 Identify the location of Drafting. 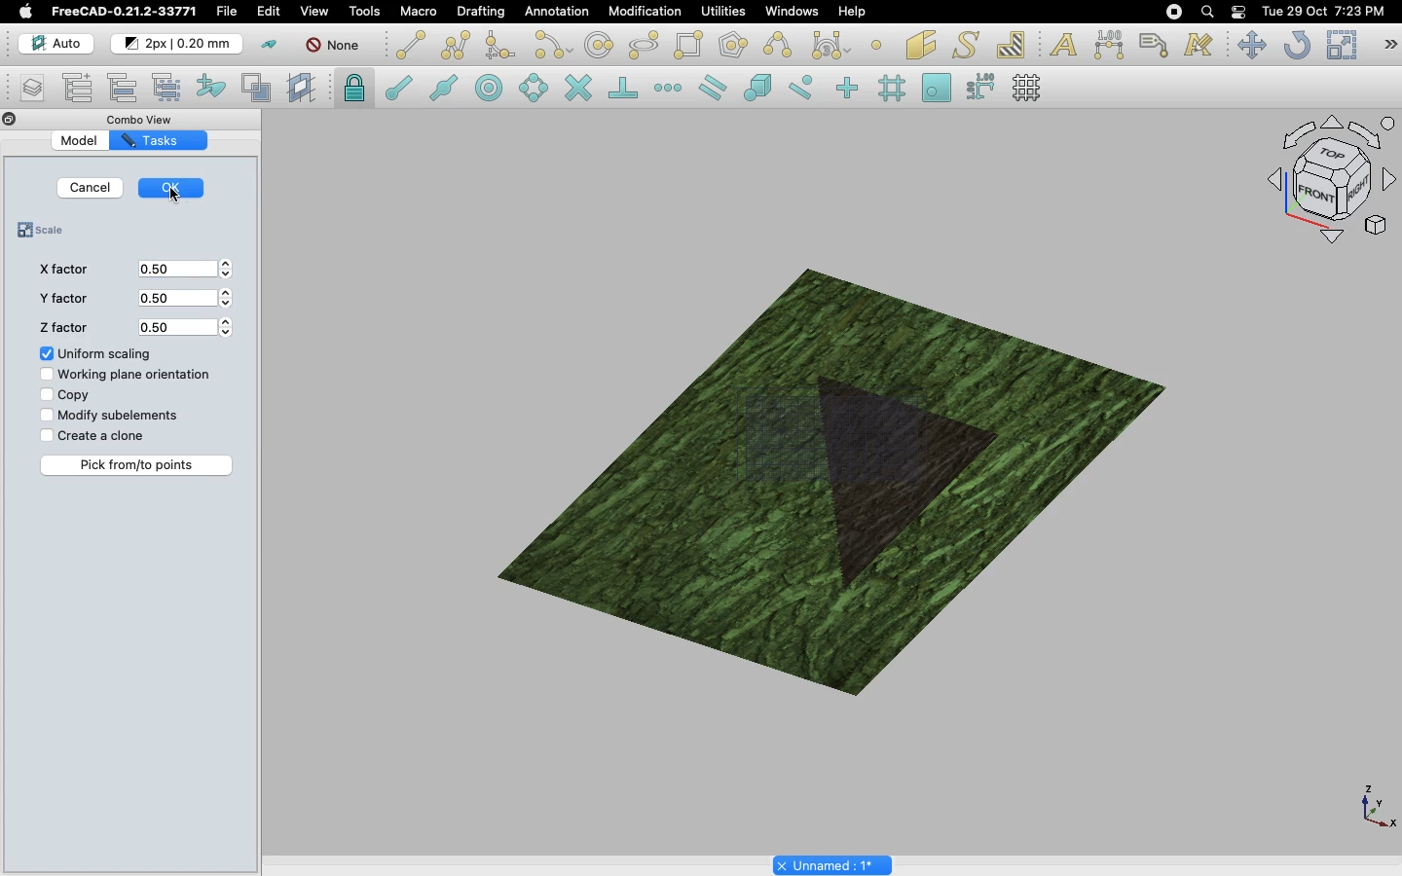
(482, 13).